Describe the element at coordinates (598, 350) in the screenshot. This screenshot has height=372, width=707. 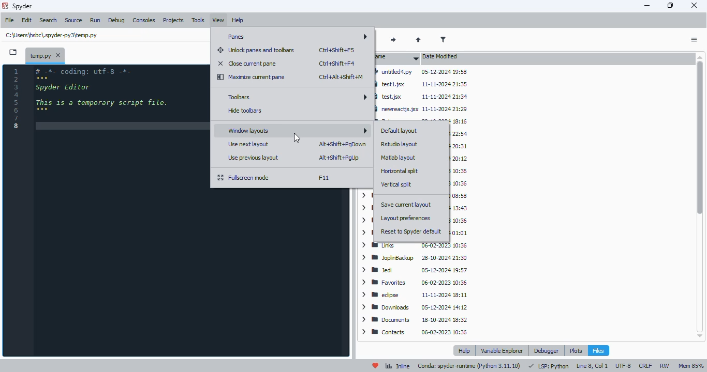
I see `files` at that location.